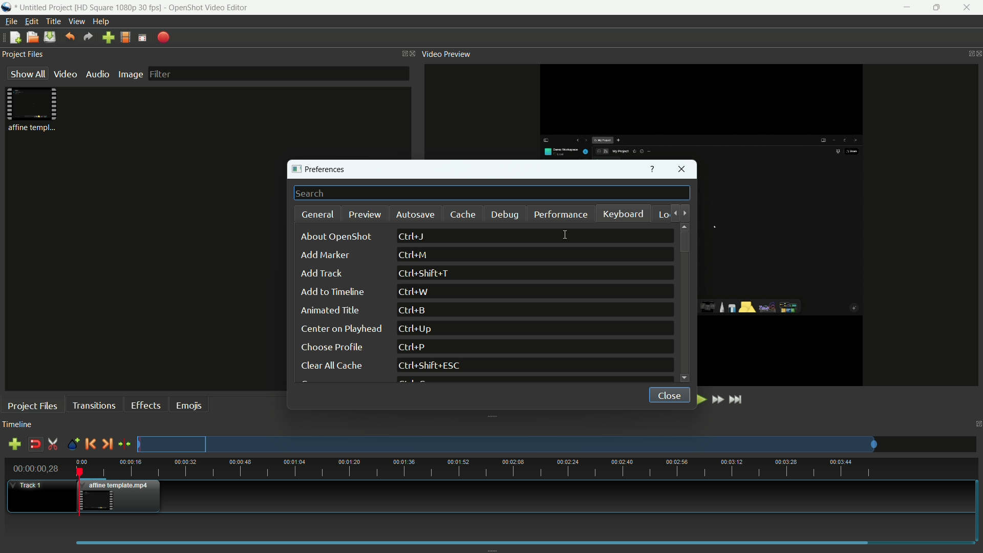 The image size is (983, 553). I want to click on help menu, so click(102, 22).